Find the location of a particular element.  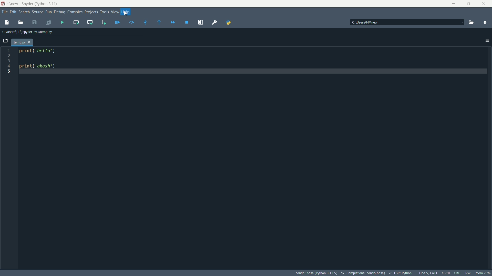

view menu is located at coordinates (115, 12).